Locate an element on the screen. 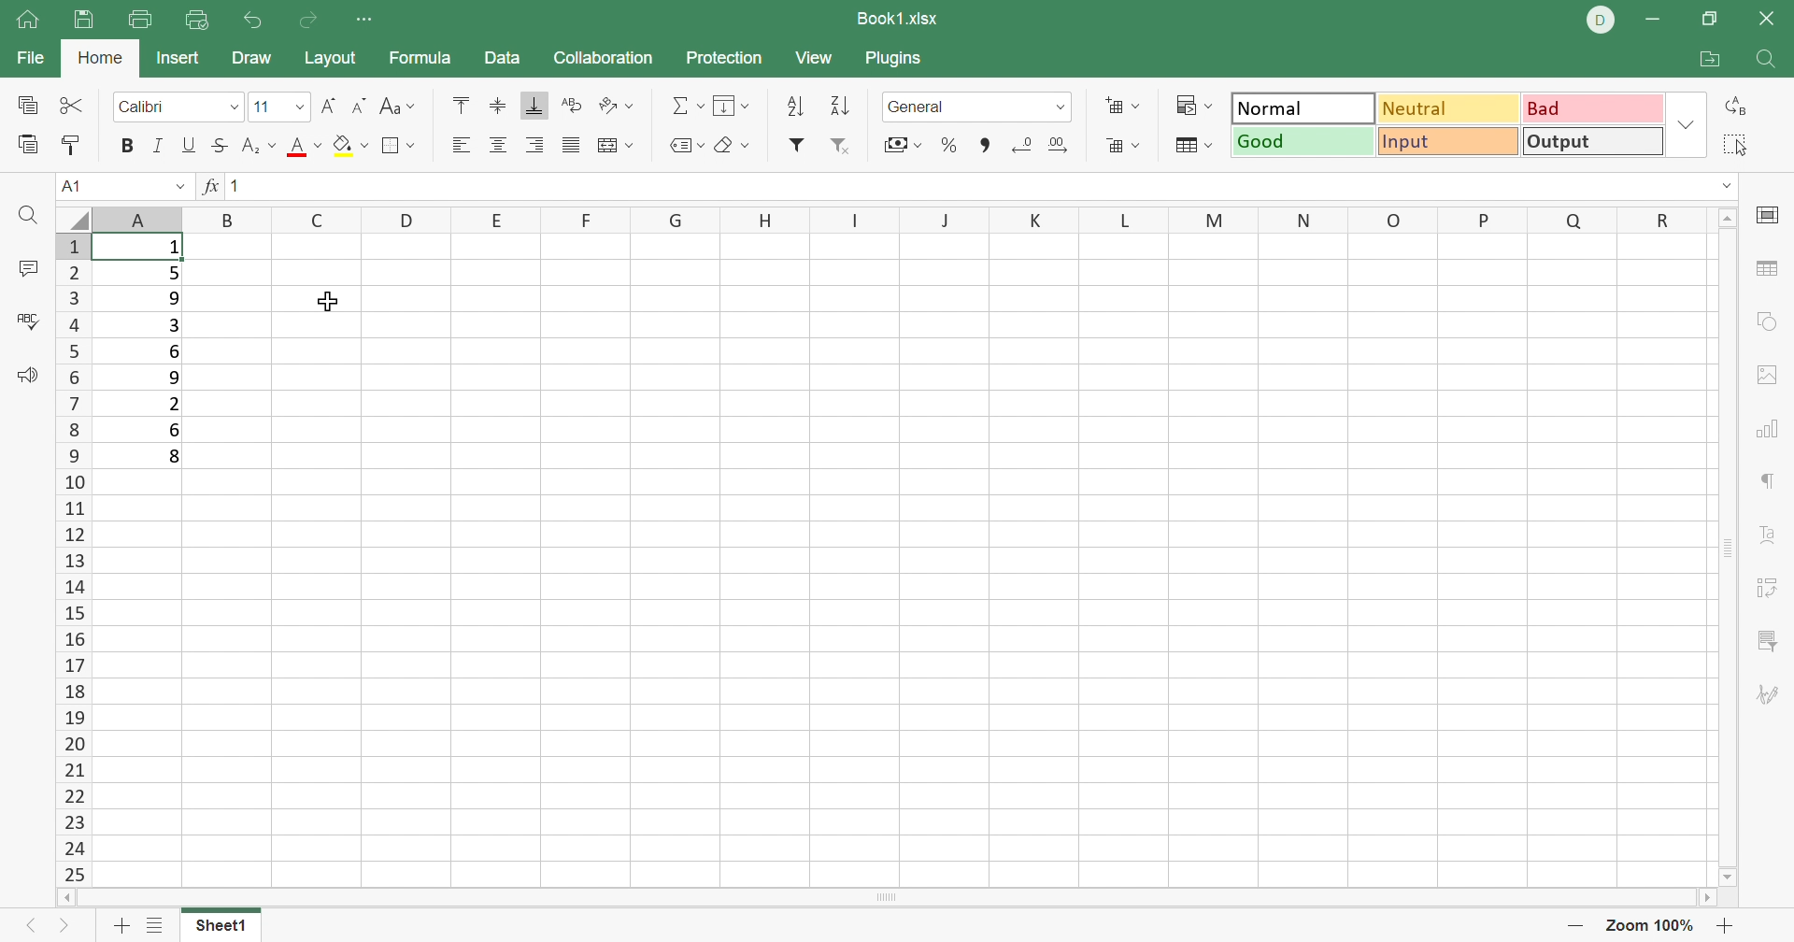 The width and height of the screenshot is (1794, 942). Neutral is located at coordinates (1449, 109).